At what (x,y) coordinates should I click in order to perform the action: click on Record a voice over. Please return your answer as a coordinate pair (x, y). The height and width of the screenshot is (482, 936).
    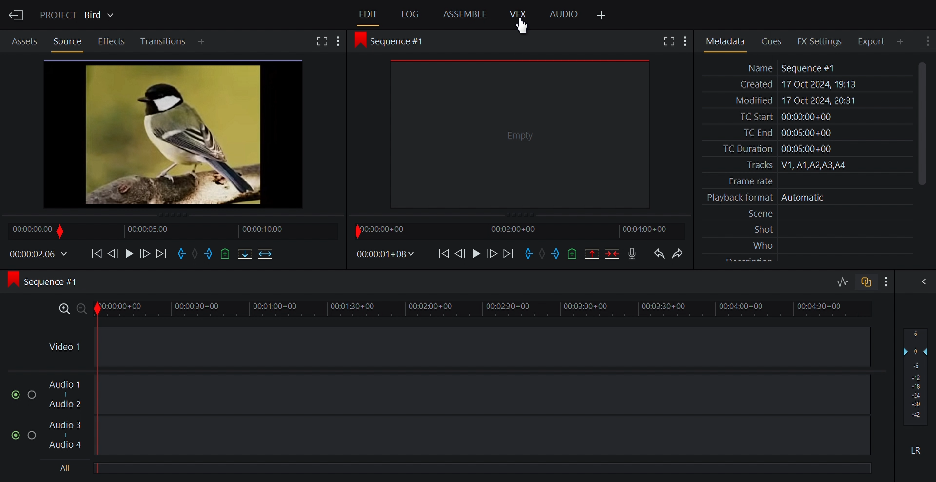
    Looking at the image, I should click on (634, 254).